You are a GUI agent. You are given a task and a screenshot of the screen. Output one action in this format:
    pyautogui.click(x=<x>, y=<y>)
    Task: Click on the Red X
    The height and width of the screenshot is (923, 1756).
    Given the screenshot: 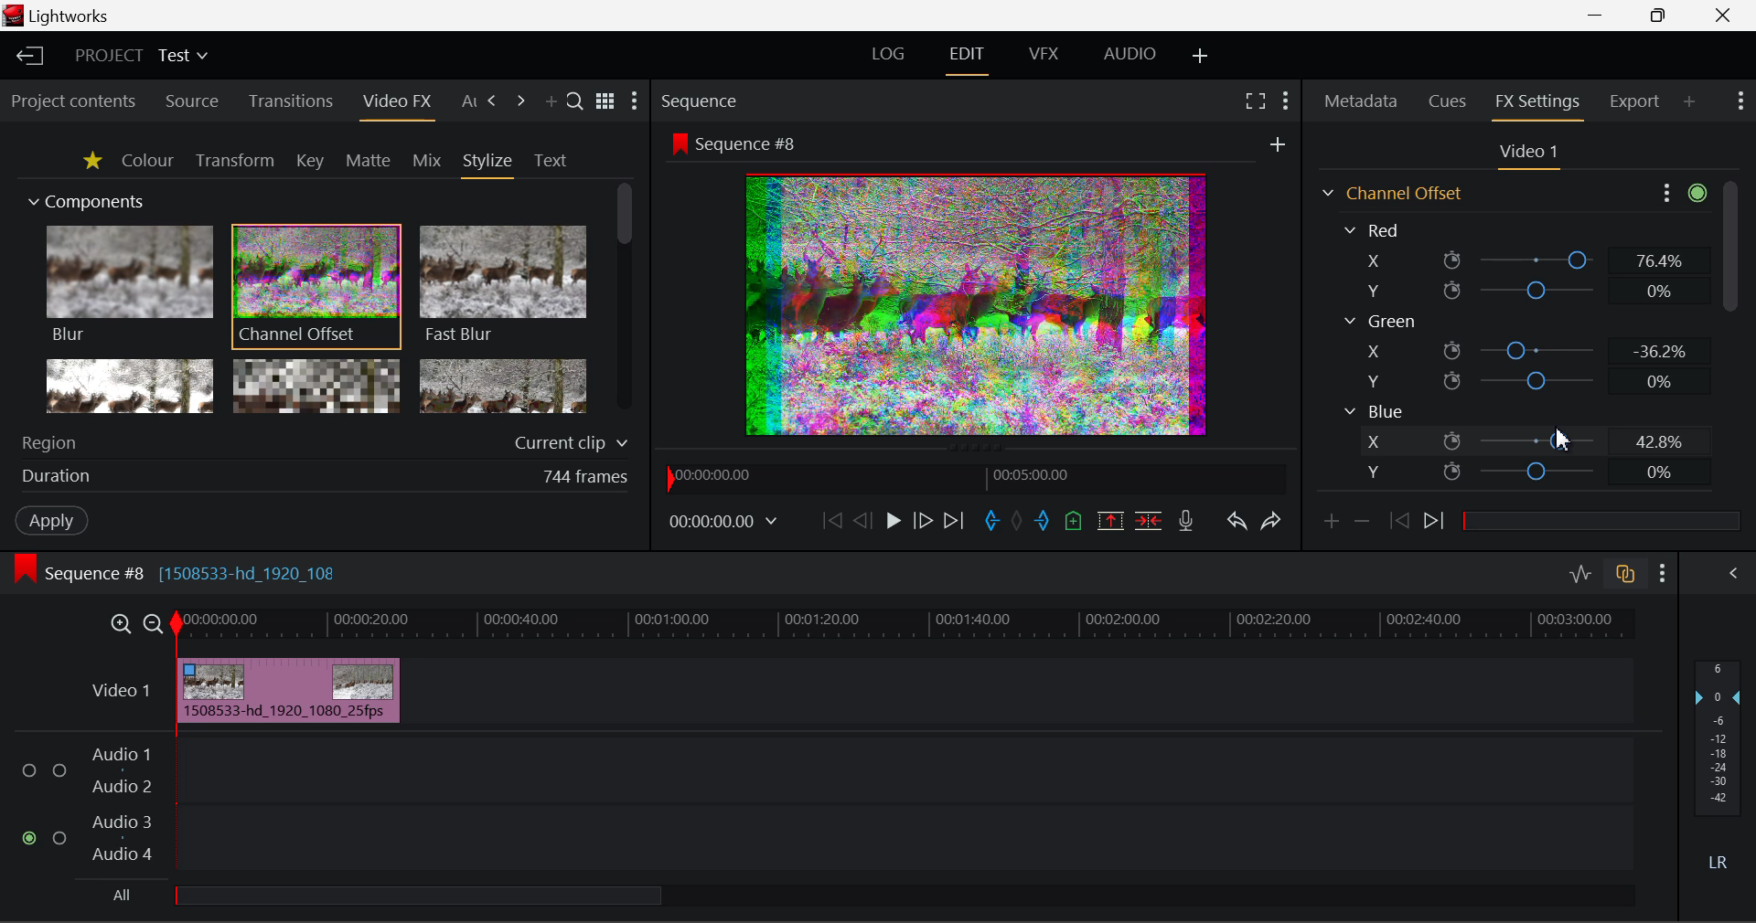 What is the action you would take?
    pyautogui.click(x=1520, y=260)
    